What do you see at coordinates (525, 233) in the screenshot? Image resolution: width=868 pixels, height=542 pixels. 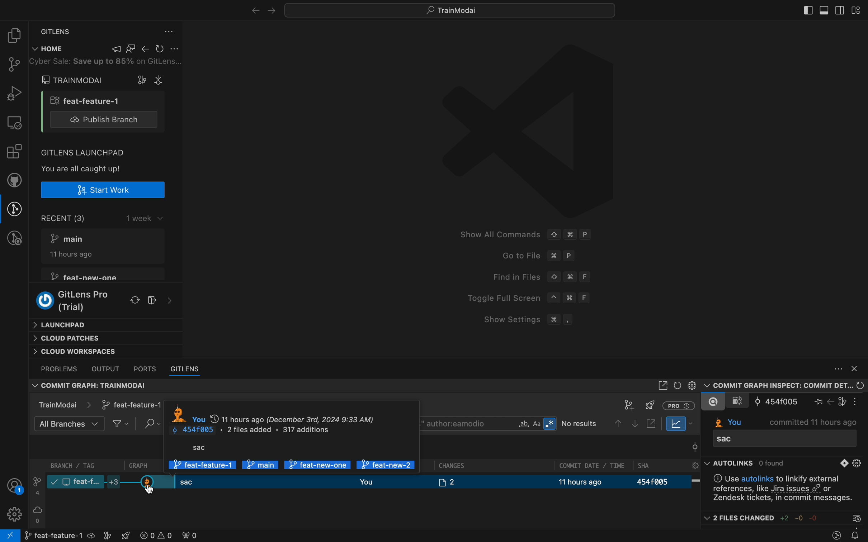 I see `Show All Commands © # P` at bounding box center [525, 233].